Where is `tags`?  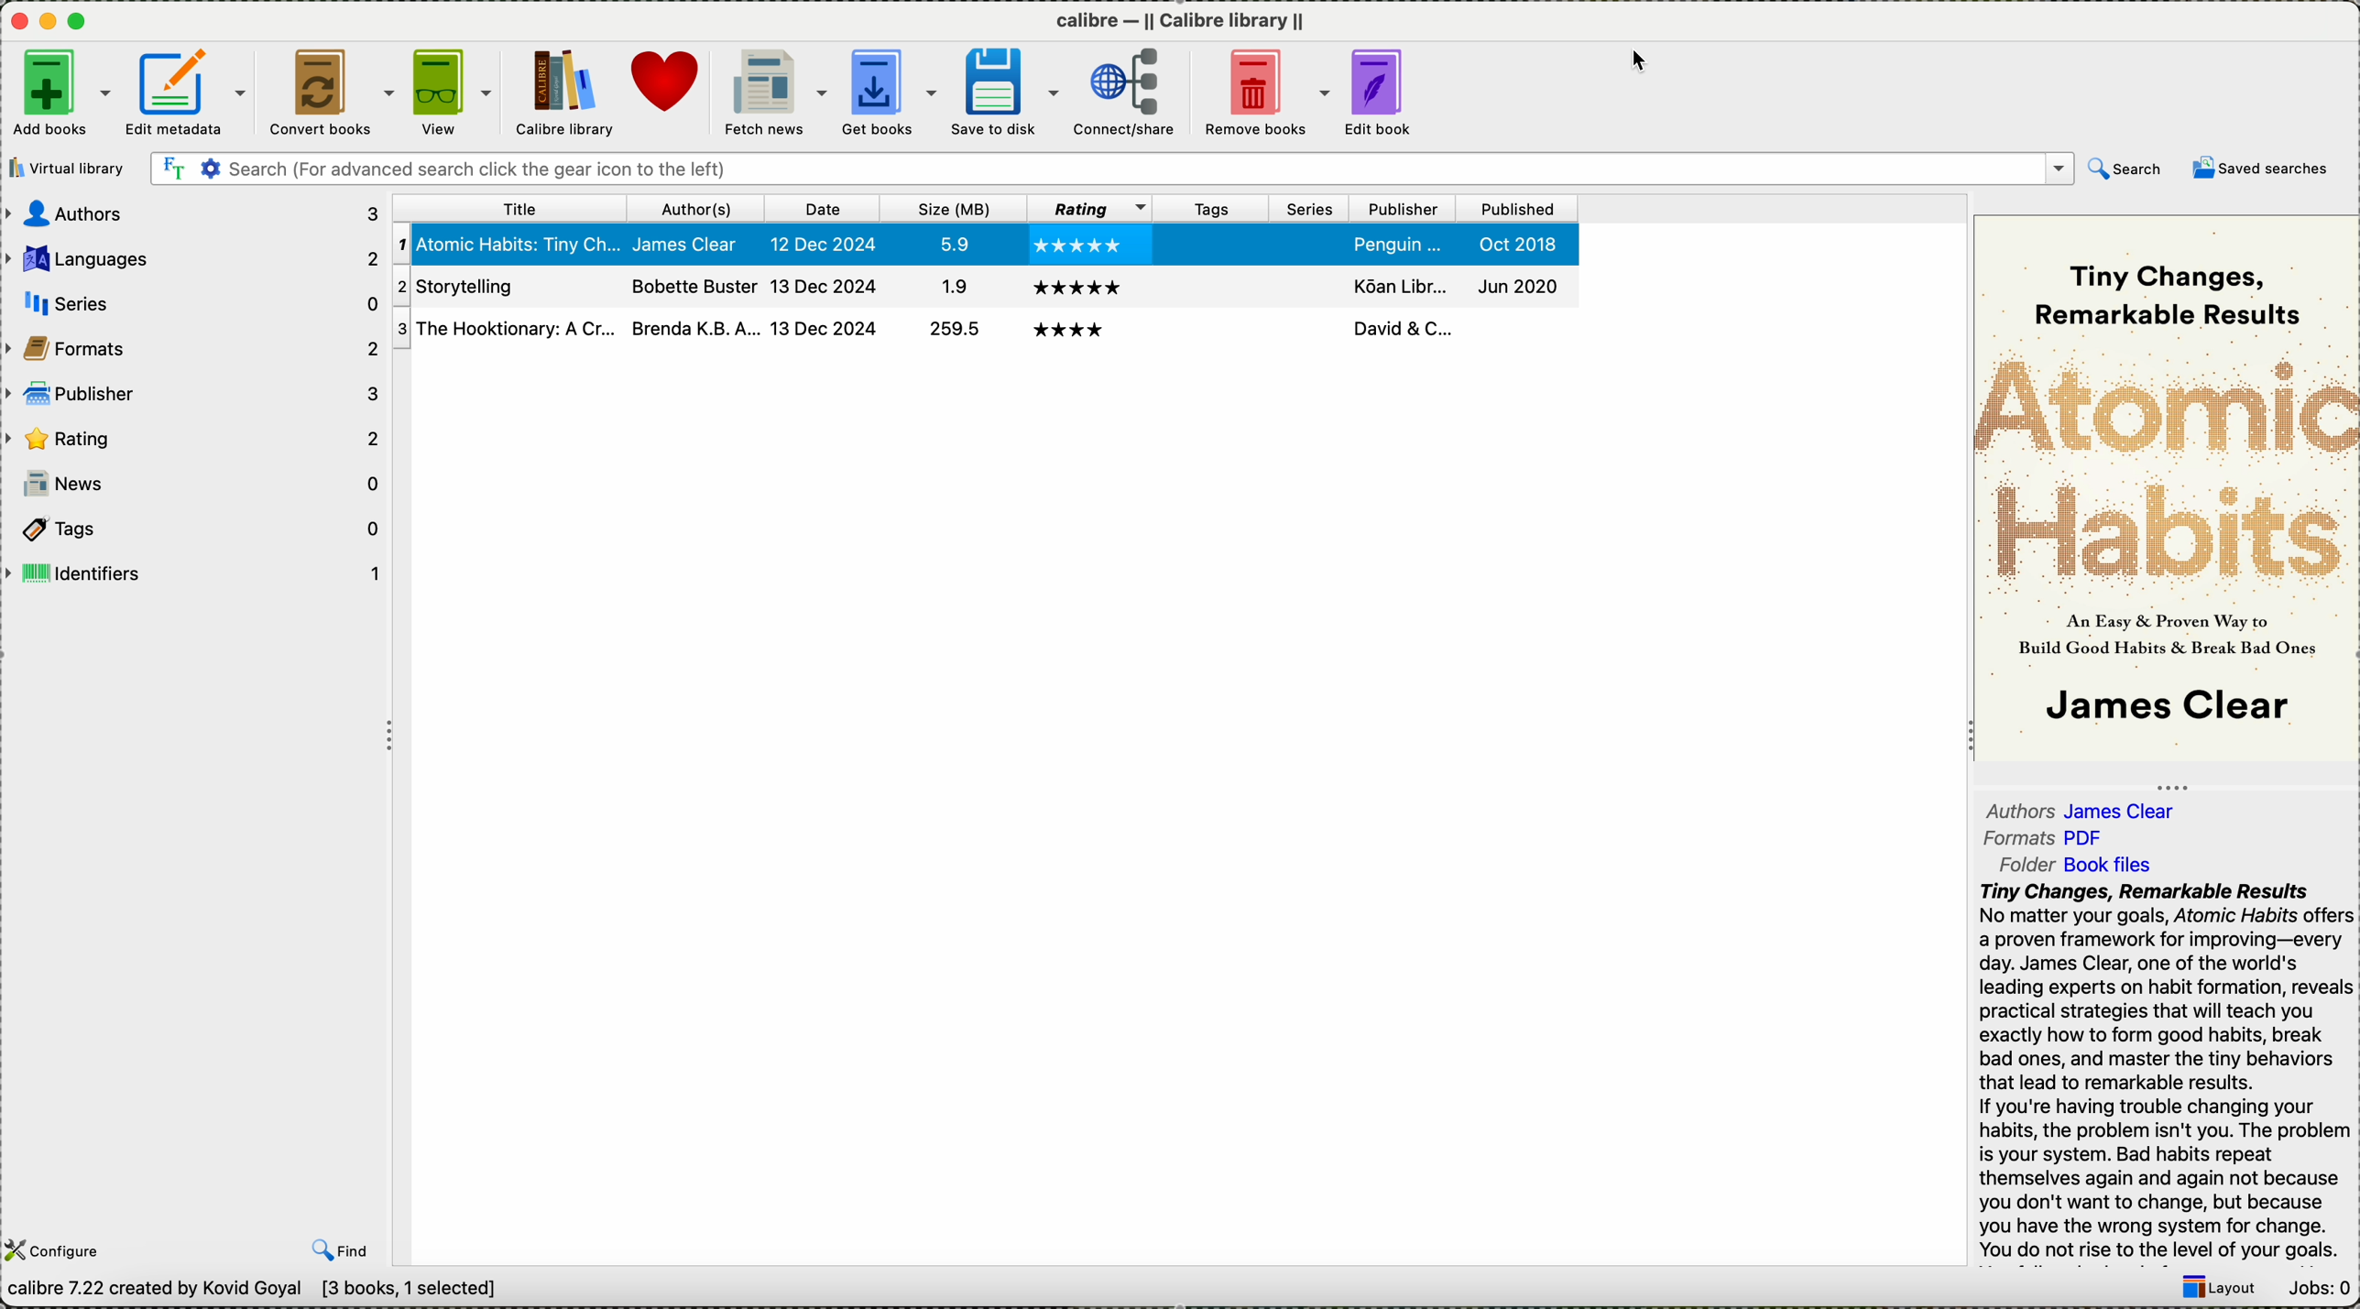 tags is located at coordinates (1206, 285).